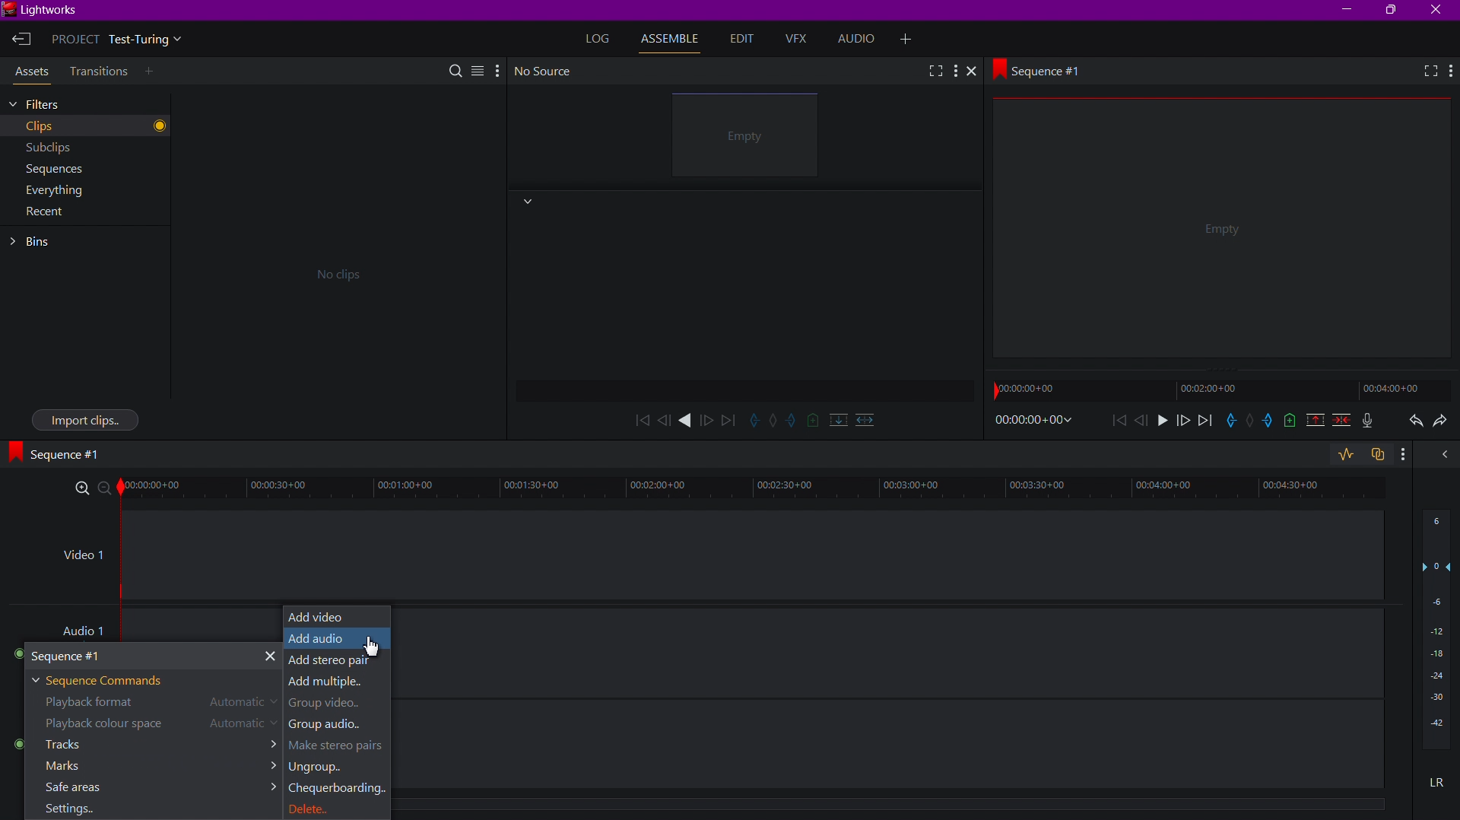  What do you see at coordinates (546, 71) in the screenshot?
I see `No Source` at bounding box center [546, 71].